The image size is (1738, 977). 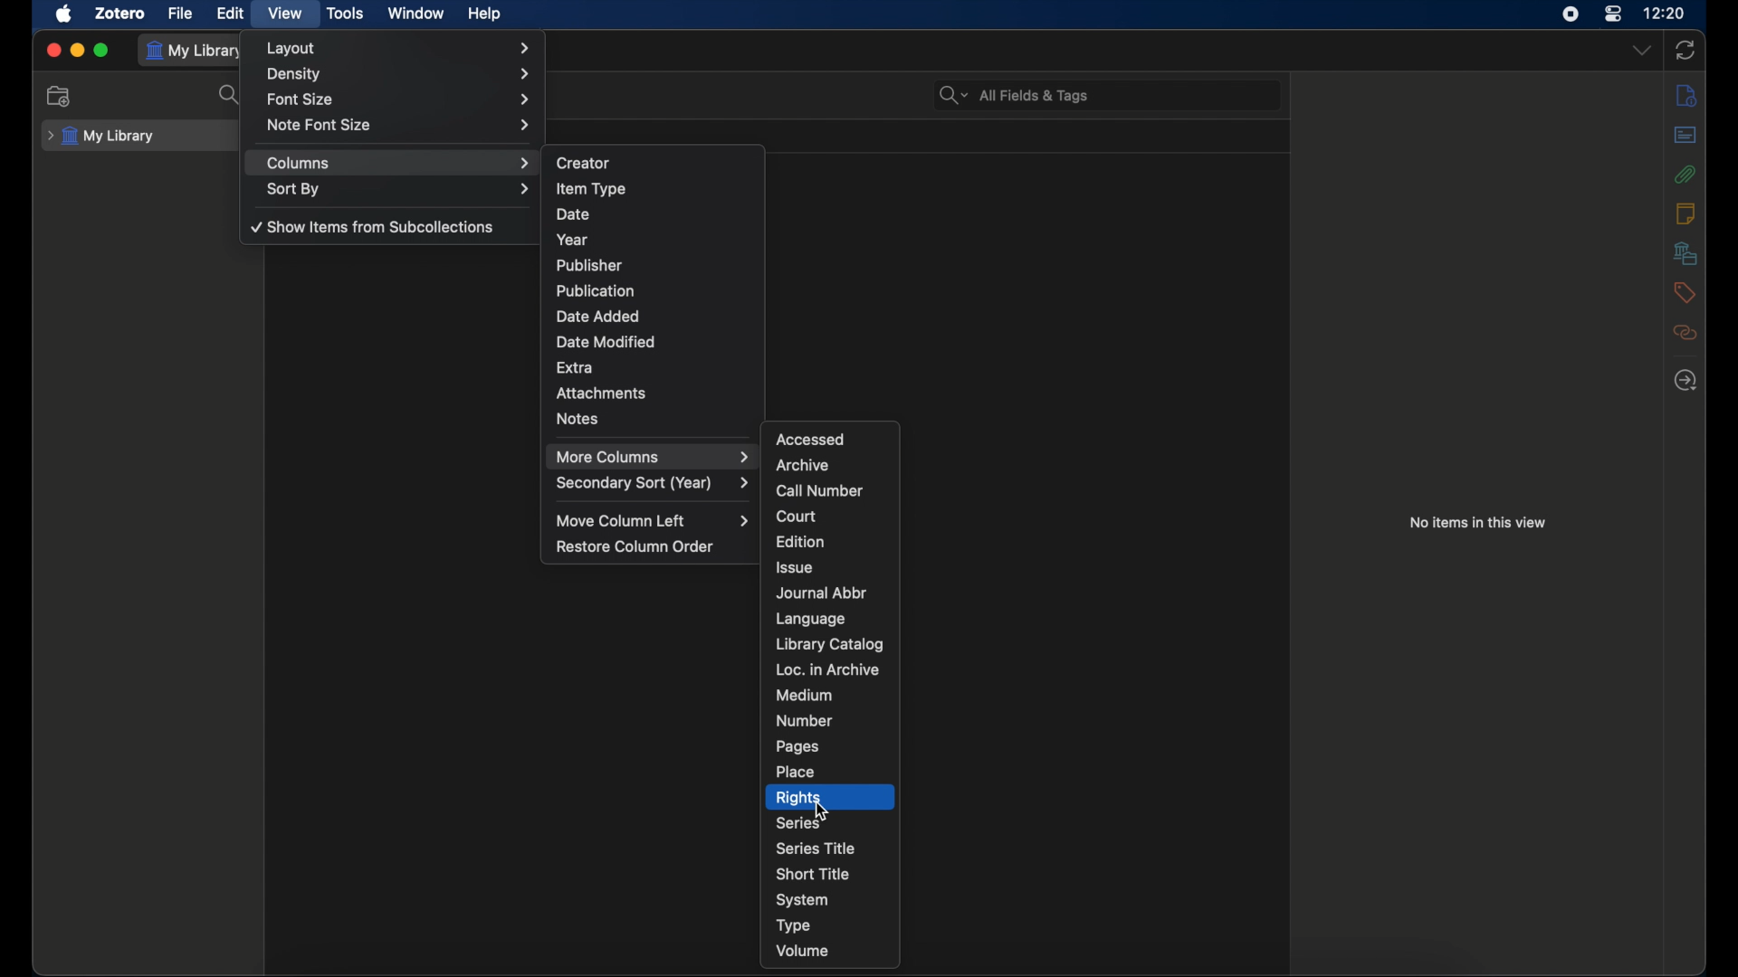 I want to click on date modified, so click(x=607, y=343).